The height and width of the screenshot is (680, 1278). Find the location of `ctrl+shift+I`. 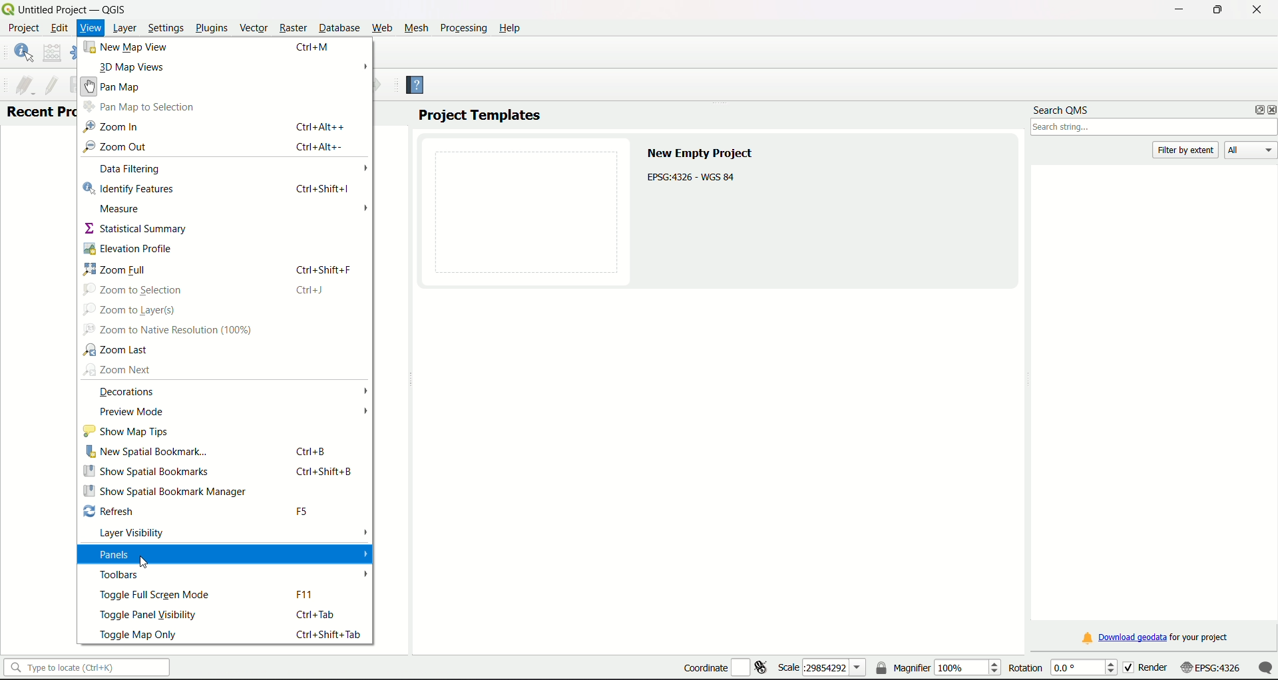

ctrl+shift+I is located at coordinates (323, 188).